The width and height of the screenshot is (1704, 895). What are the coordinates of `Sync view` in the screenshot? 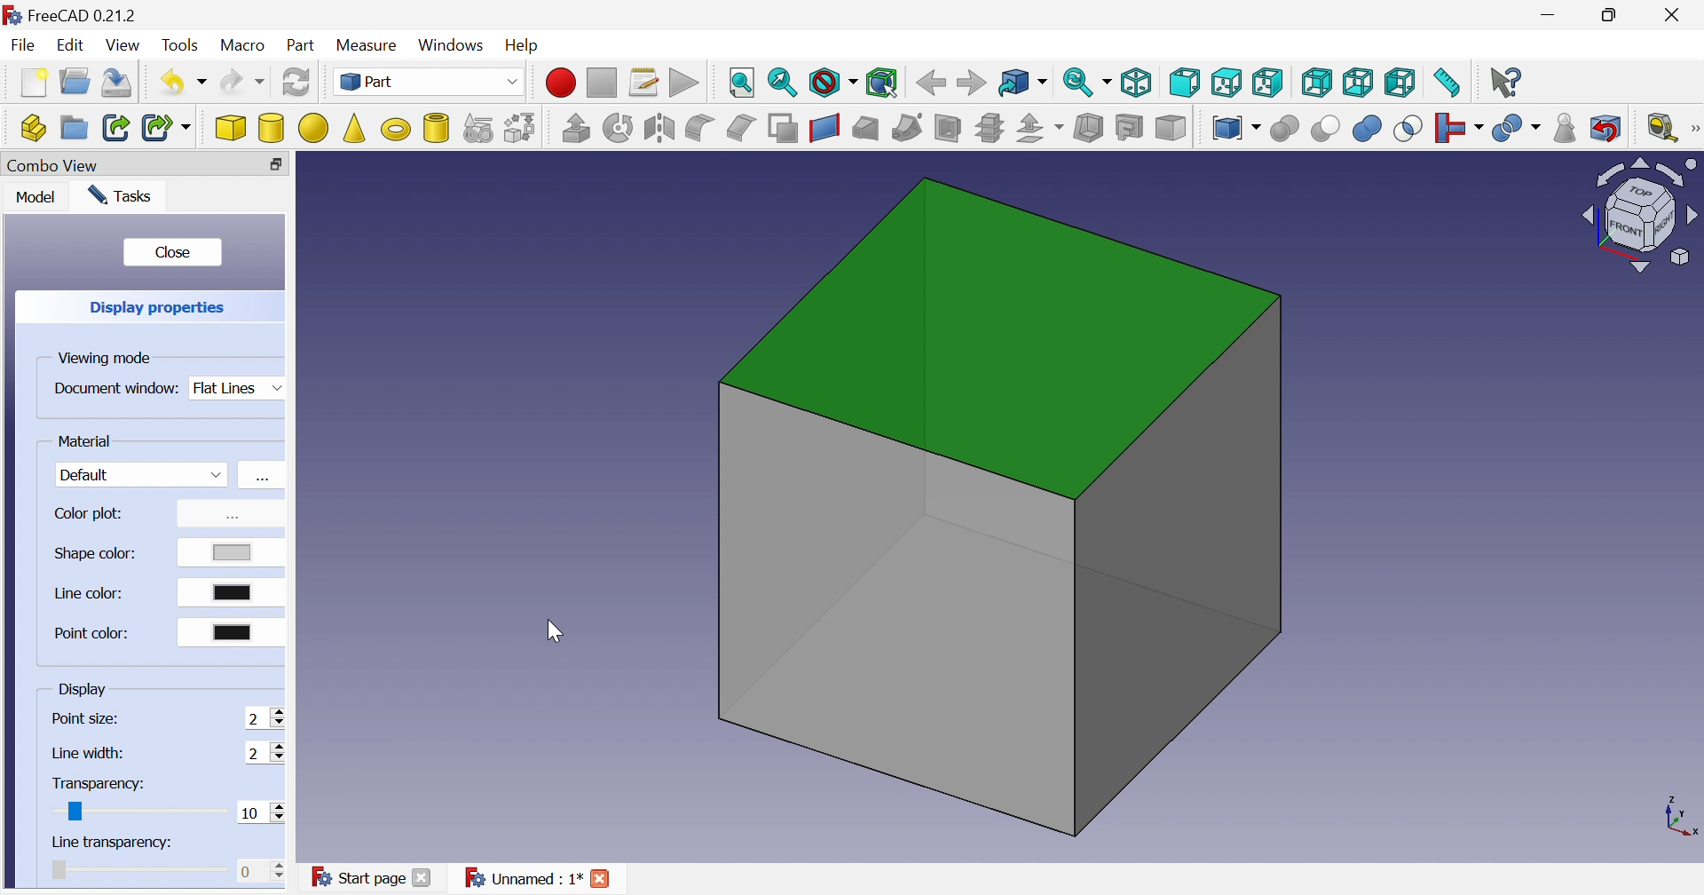 It's located at (1085, 81).